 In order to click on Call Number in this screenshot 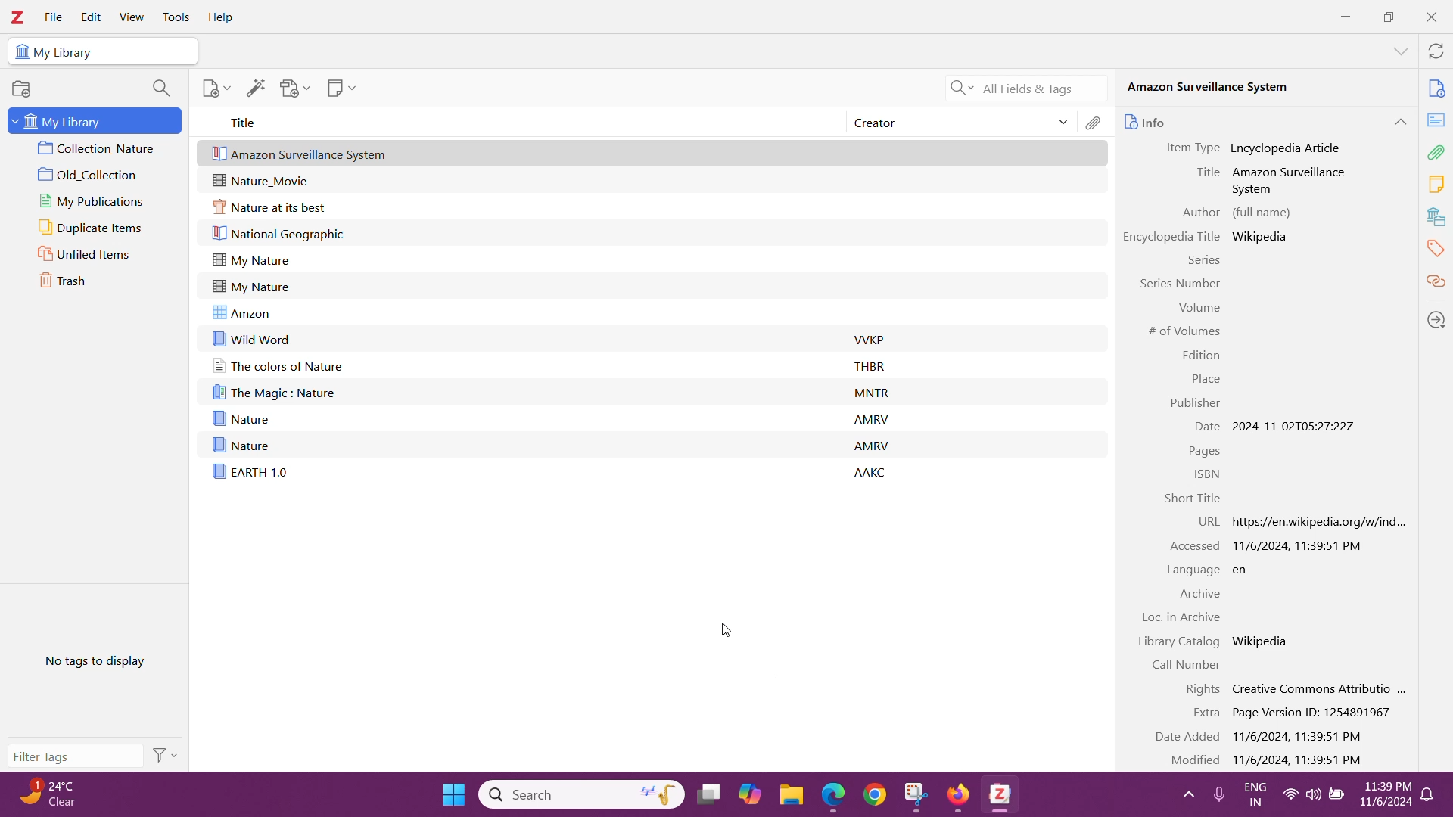, I will do `click(1184, 665)`.